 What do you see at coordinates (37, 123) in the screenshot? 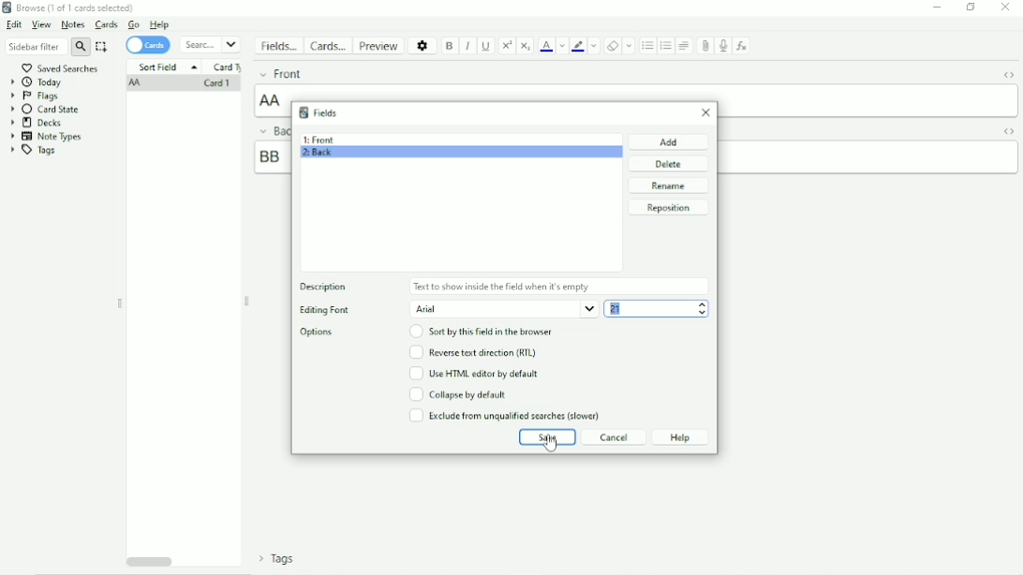
I see `Decks` at bounding box center [37, 123].